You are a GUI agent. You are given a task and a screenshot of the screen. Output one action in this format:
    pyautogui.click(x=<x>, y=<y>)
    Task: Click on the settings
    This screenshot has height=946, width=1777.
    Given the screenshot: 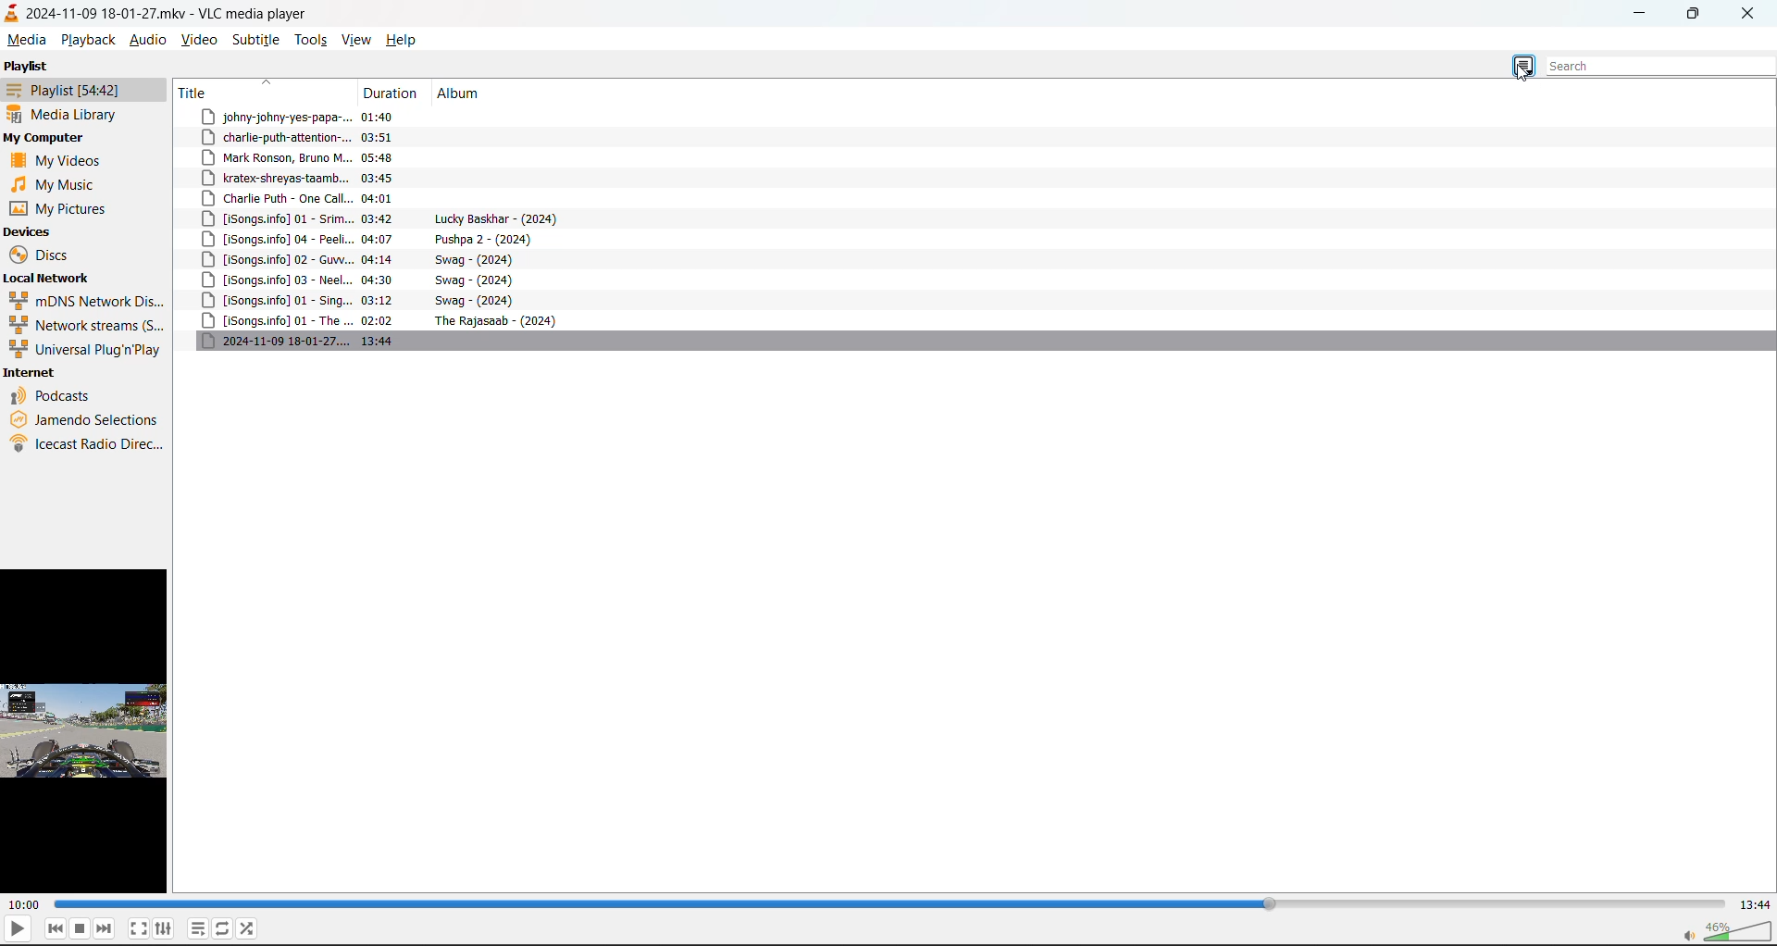 What is the action you would take?
    pyautogui.click(x=164, y=928)
    